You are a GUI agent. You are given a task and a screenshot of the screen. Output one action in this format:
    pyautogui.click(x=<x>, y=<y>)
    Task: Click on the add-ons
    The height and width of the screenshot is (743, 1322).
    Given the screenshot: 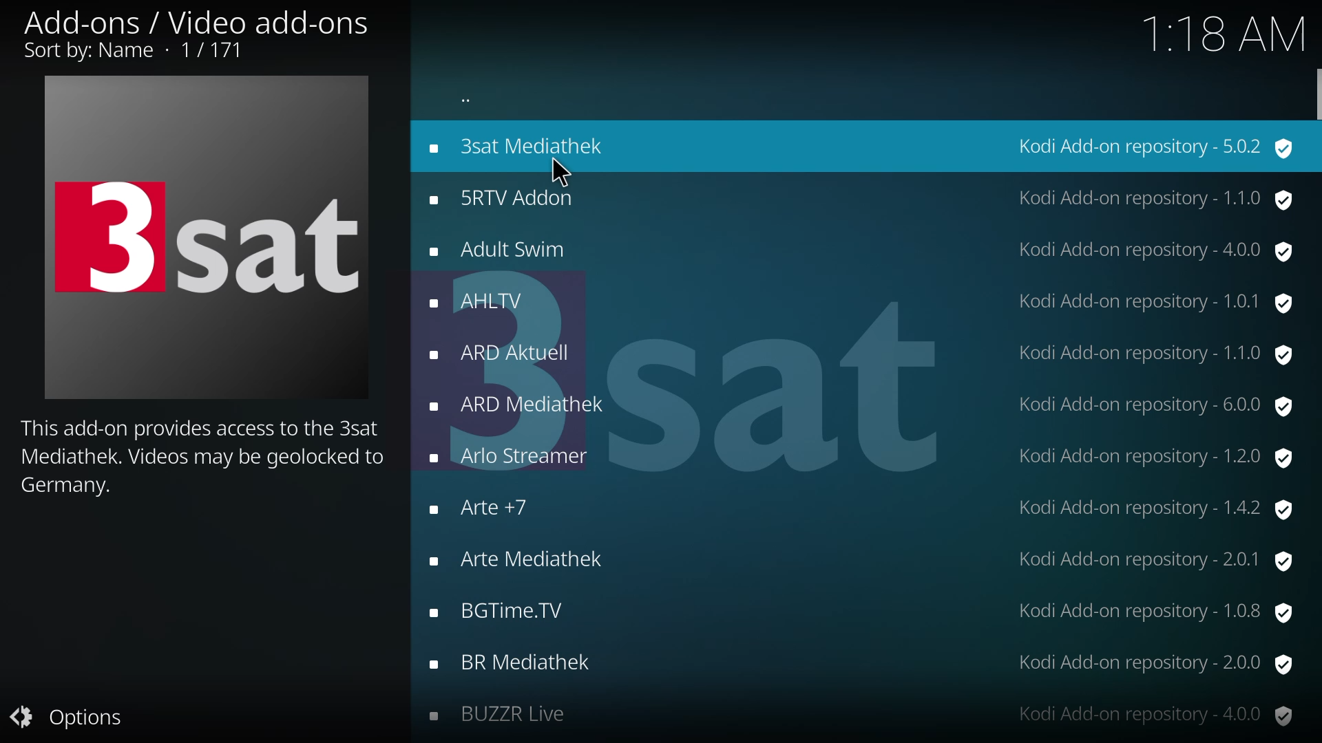 What is the action you would take?
    pyautogui.click(x=483, y=299)
    